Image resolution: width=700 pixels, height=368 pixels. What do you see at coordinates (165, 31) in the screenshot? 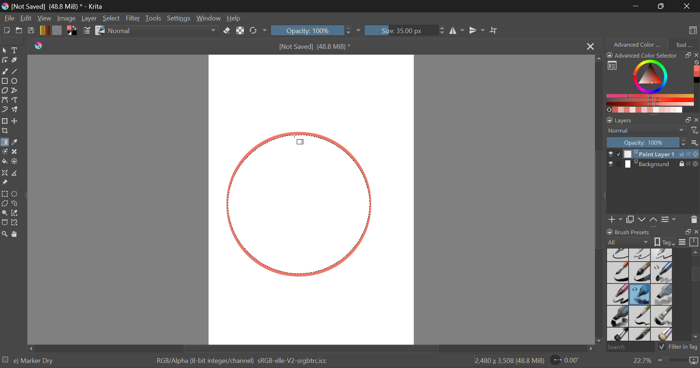
I see `Blending Mode` at bounding box center [165, 31].